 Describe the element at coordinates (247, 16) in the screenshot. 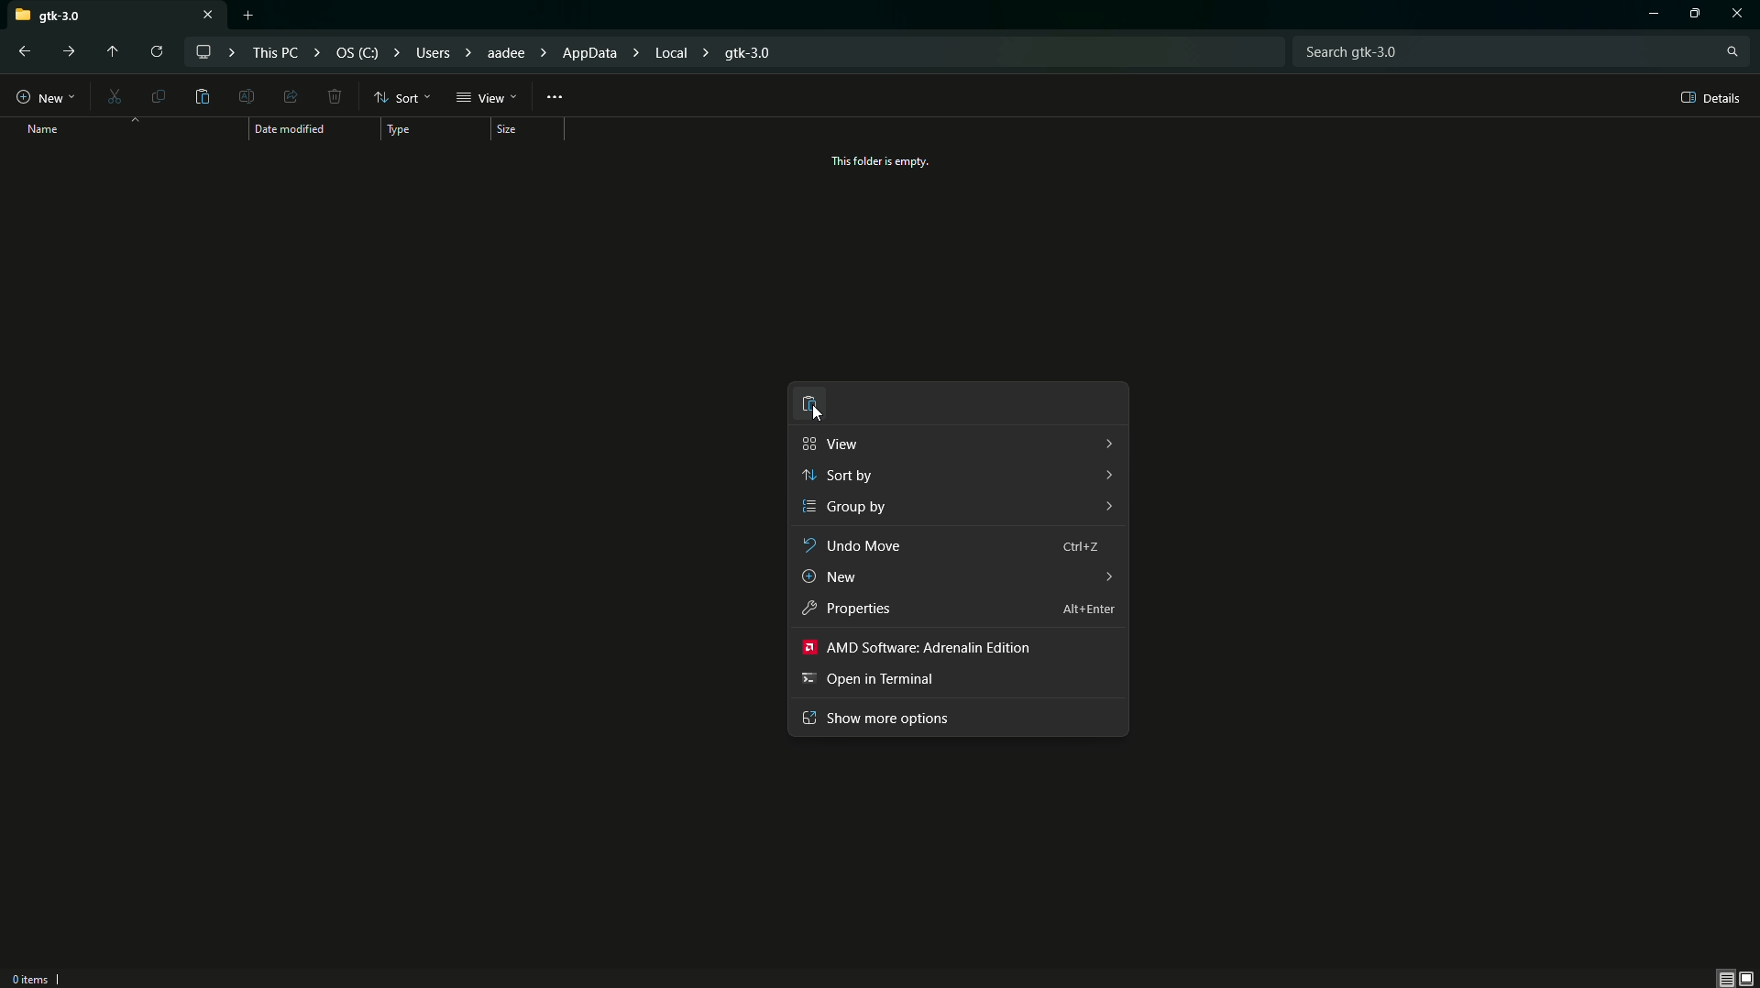

I see `New tab` at that location.